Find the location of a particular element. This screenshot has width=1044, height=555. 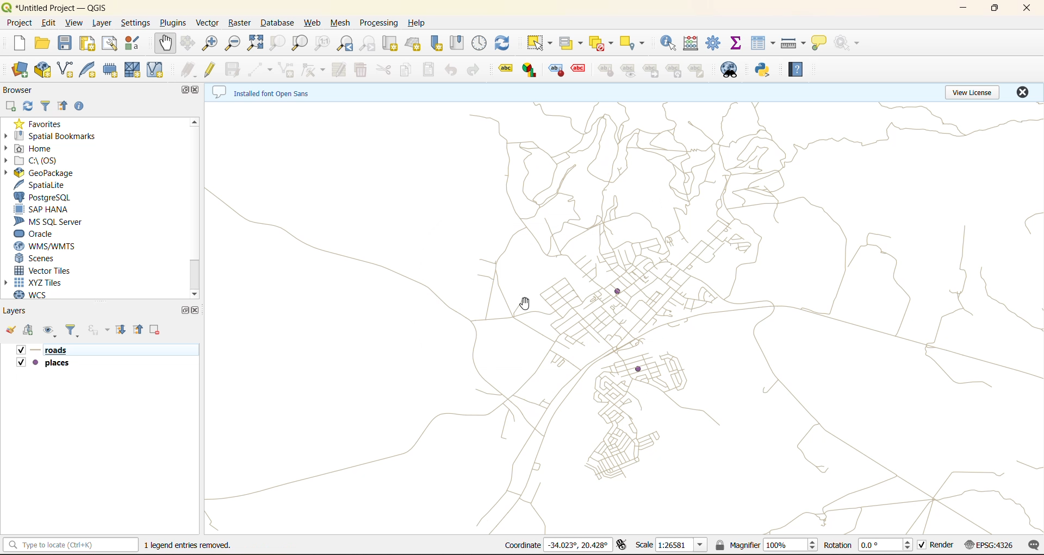

label tools is located at coordinates (605, 71).